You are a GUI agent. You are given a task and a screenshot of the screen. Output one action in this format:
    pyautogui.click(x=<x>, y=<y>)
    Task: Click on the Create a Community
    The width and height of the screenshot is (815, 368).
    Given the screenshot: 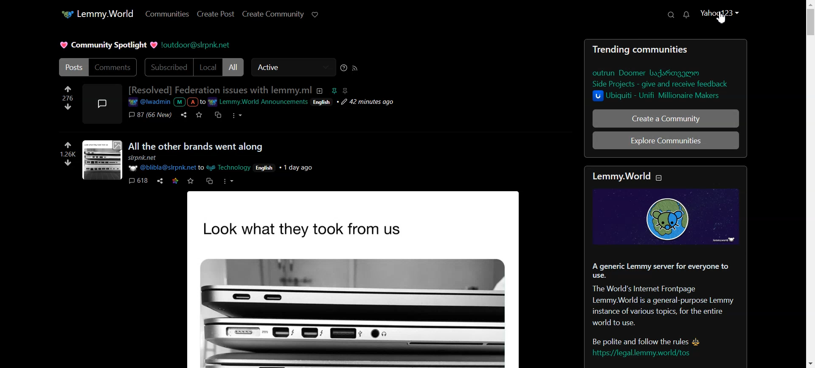 What is the action you would take?
    pyautogui.click(x=665, y=118)
    